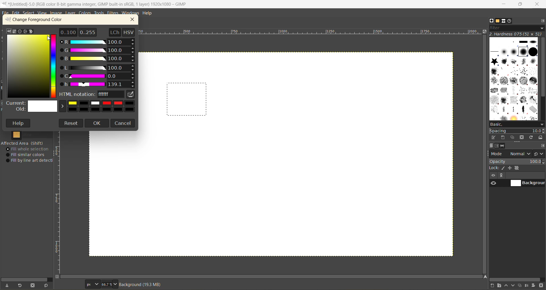 The height and width of the screenshot is (290, 546). I want to click on windows, so click(131, 13).